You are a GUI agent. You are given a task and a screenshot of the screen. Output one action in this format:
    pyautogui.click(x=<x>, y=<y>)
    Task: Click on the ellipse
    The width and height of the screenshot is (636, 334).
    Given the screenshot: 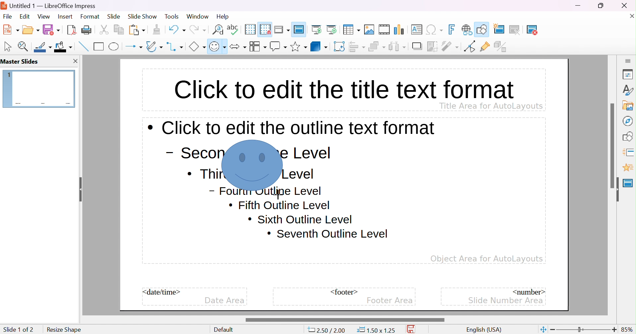 What is the action you would take?
    pyautogui.click(x=115, y=46)
    